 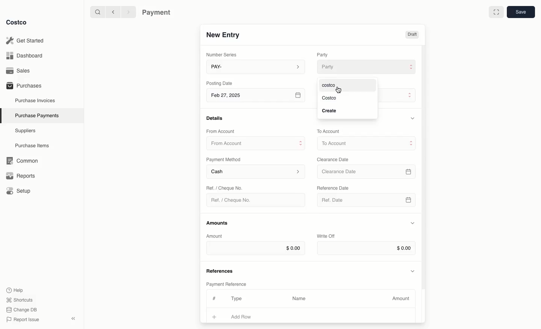 I want to click on Help, so click(x=15, y=290).